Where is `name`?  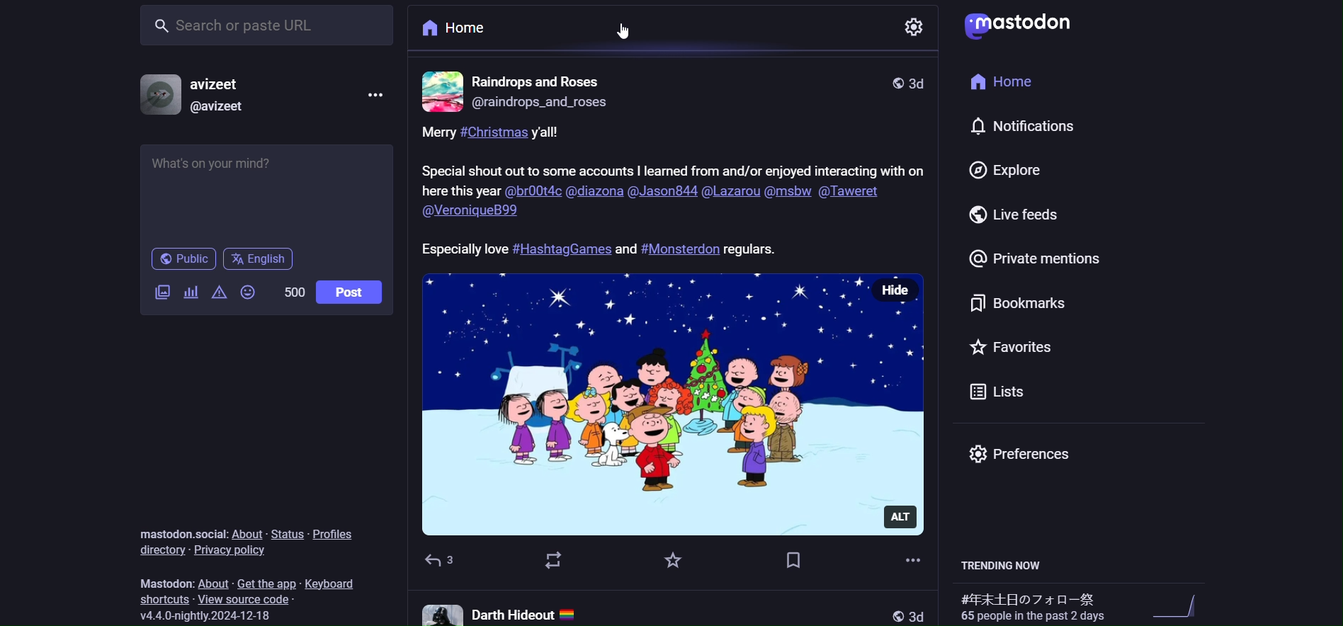 name is located at coordinates (541, 81).